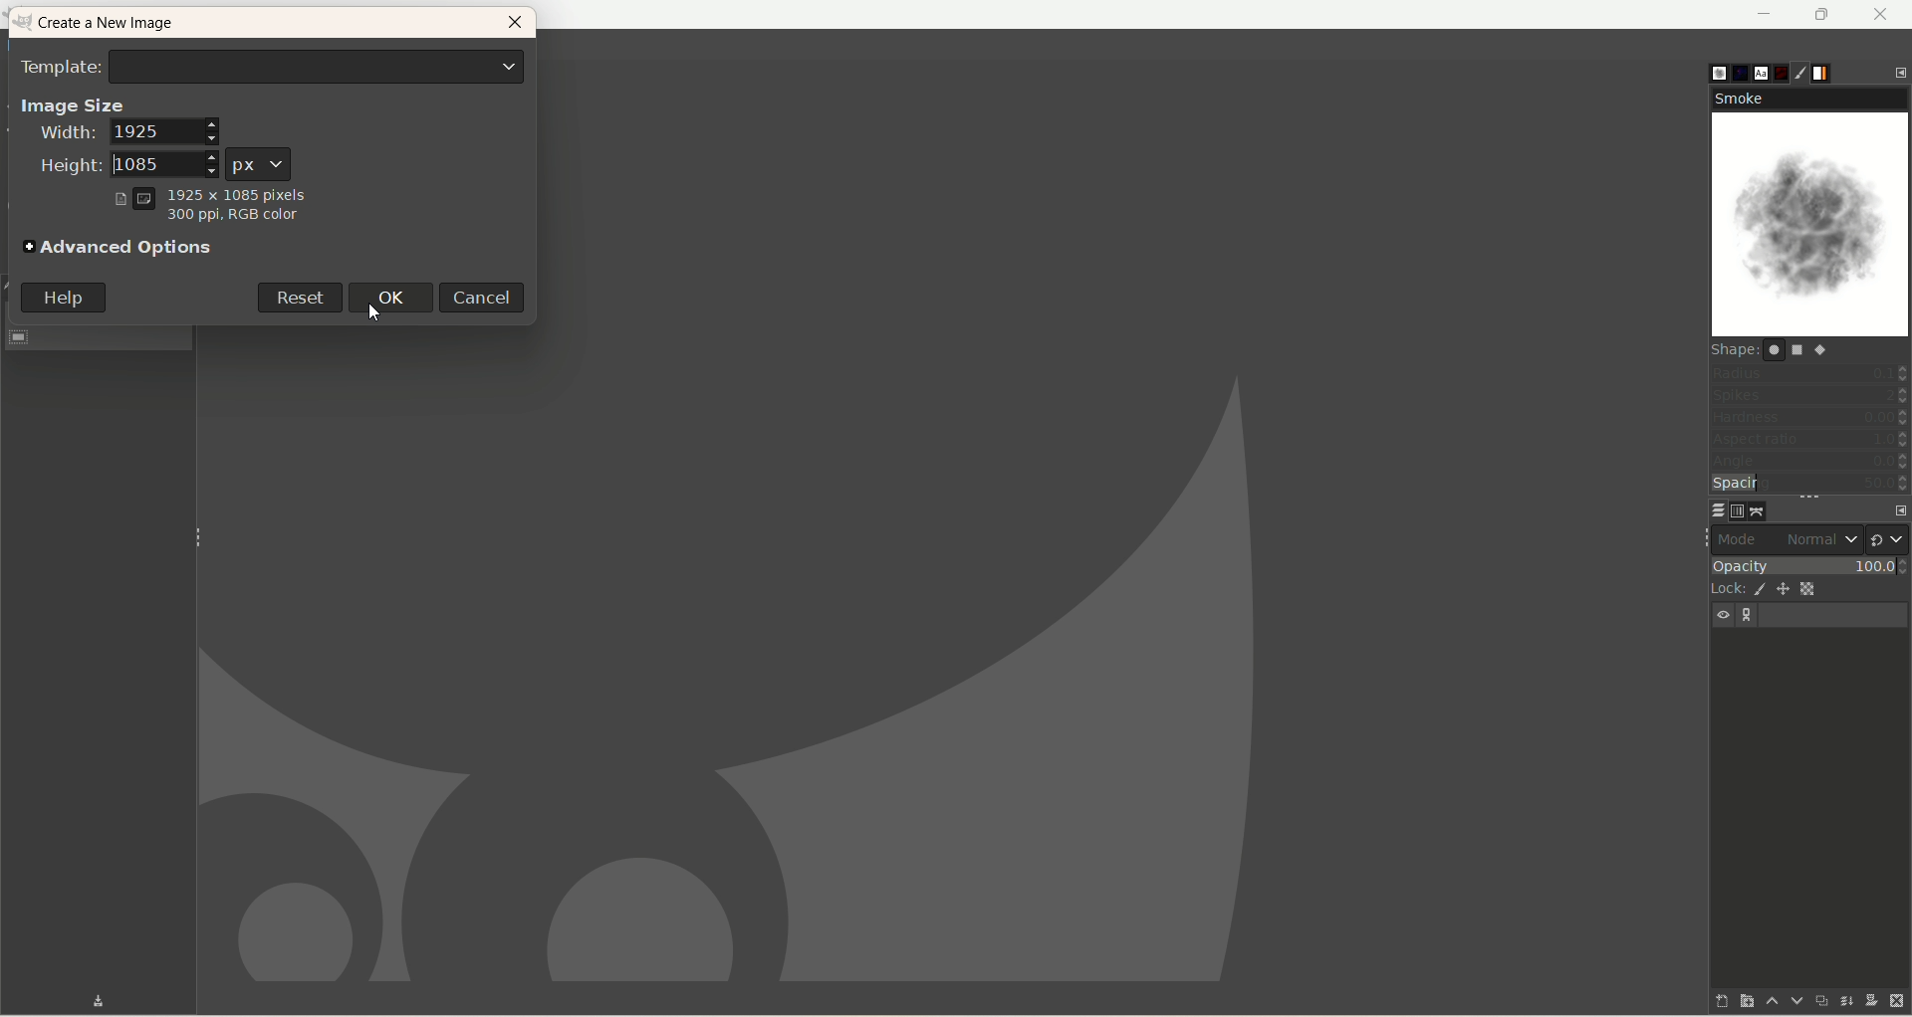 The image size is (1912, 1017). I want to click on configure this tab, so click(1900, 71).